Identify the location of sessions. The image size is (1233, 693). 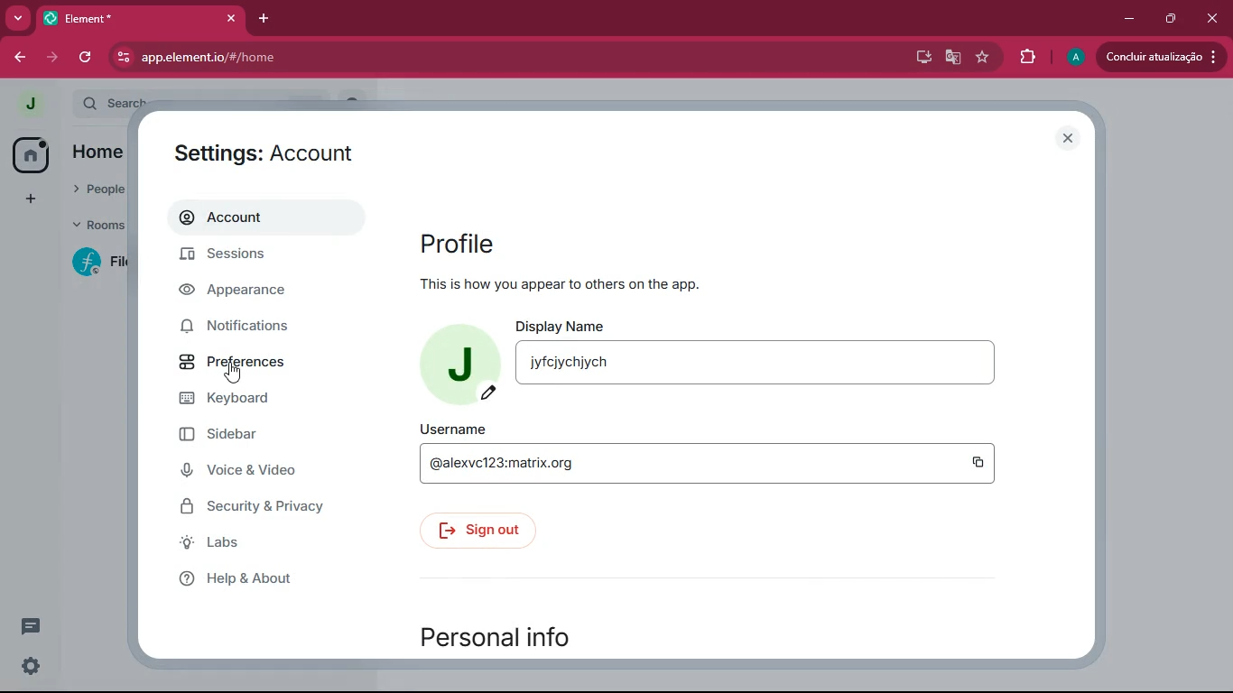
(256, 256).